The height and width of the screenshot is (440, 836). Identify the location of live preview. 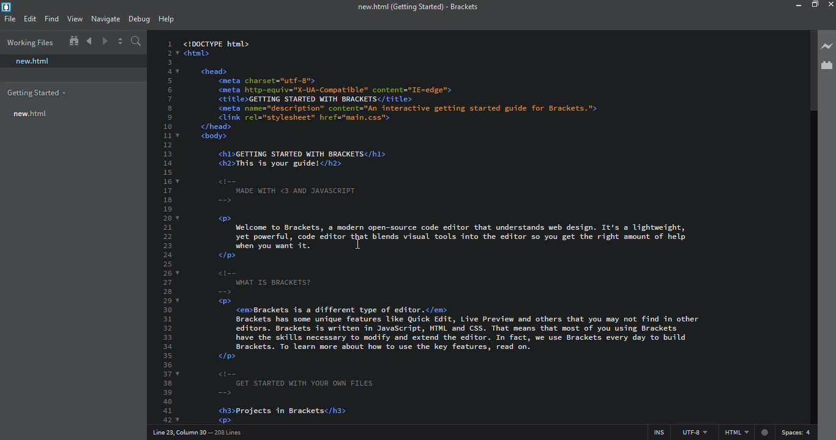
(827, 45).